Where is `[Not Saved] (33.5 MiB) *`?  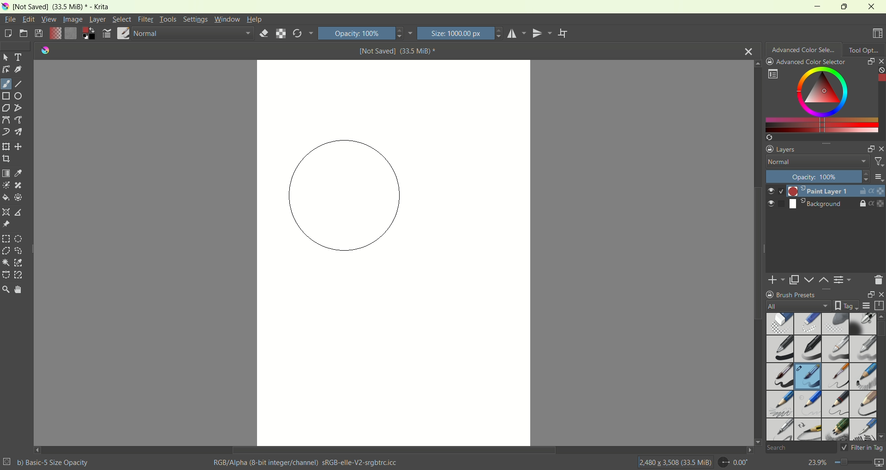
[Not Saved] (33.5 MiB) * is located at coordinates (398, 51).